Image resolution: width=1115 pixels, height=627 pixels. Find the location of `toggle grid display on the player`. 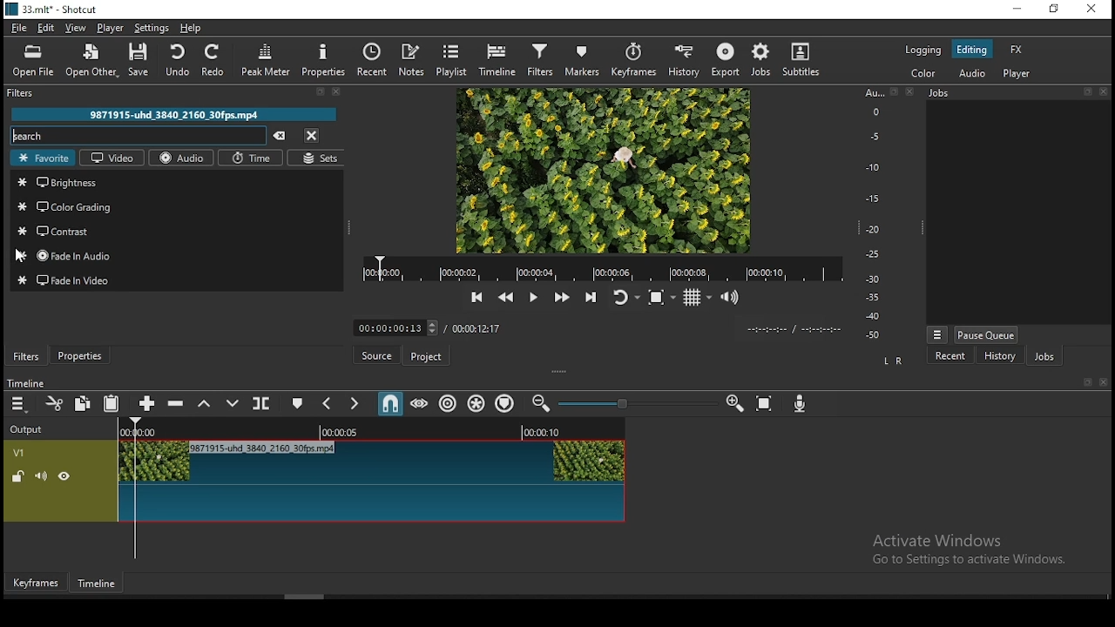

toggle grid display on the player is located at coordinates (696, 297).